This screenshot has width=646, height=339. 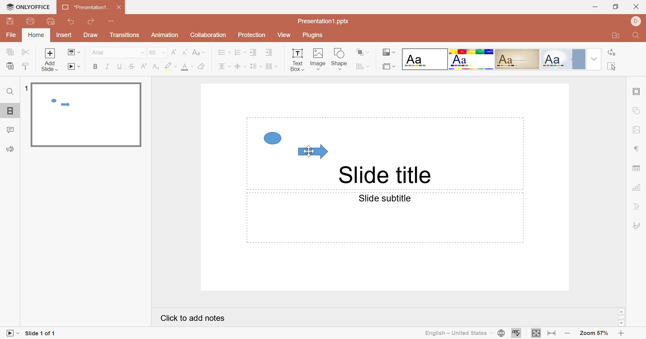 What do you see at coordinates (563, 59) in the screenshot?
I see `Official` at bounding box center [563, 59].